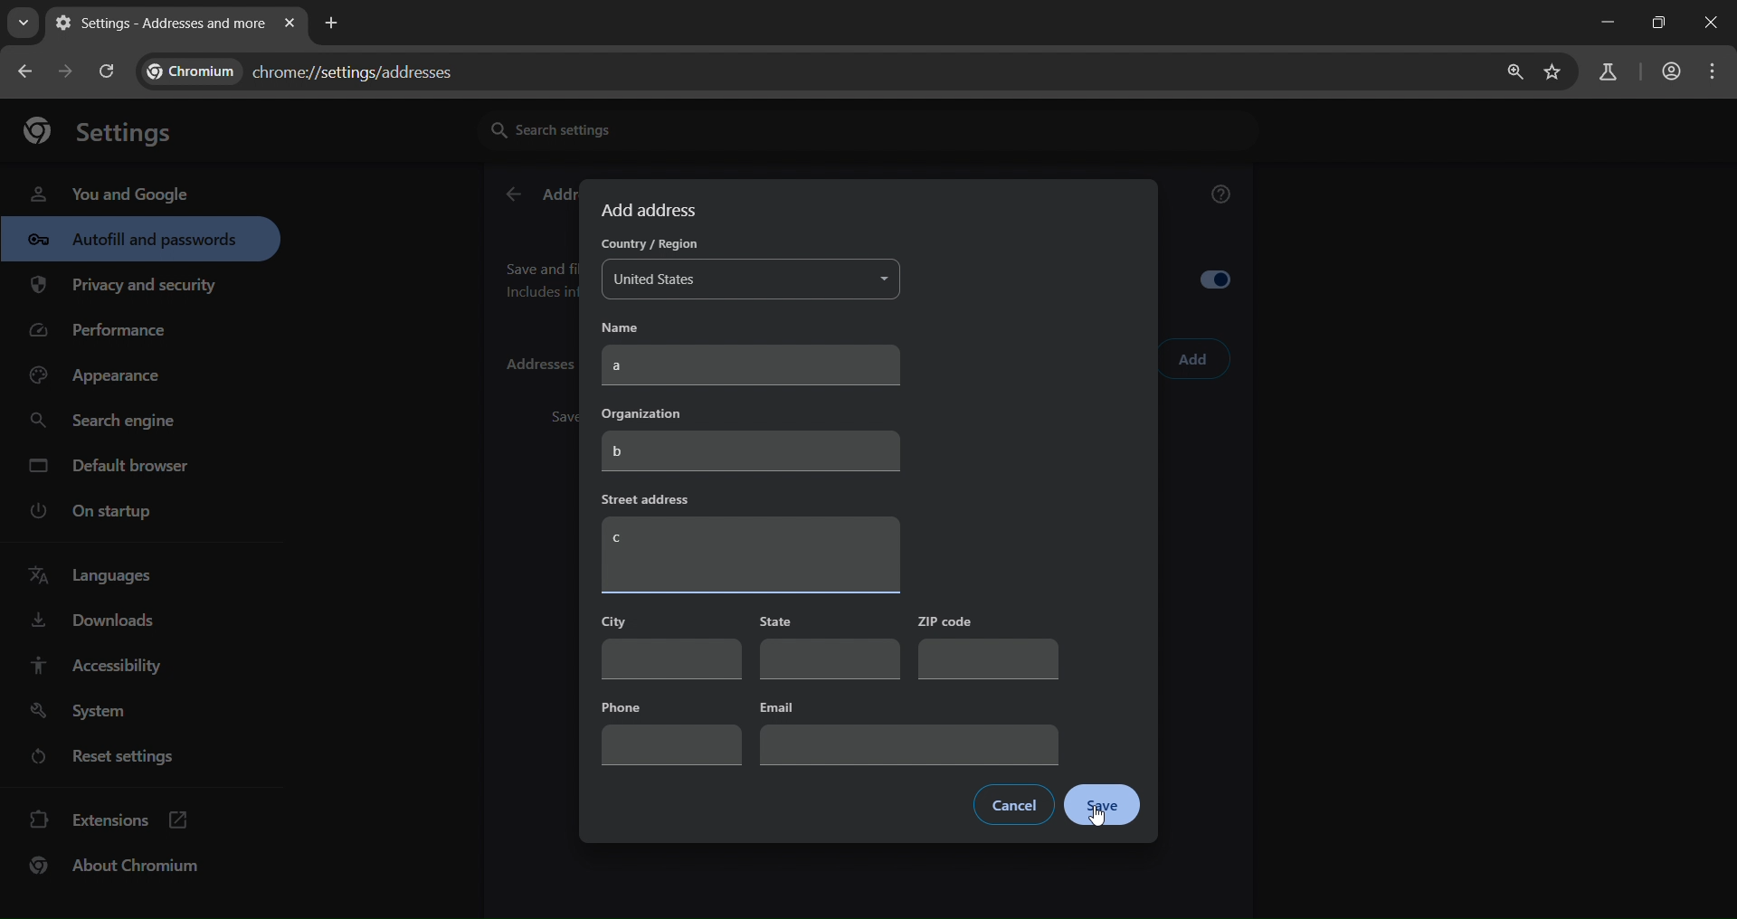 The image size is (1737, 919). What do you see at coordinates (512, 195) in the screenshot?
I see `back` at bounding box center [512, 195].